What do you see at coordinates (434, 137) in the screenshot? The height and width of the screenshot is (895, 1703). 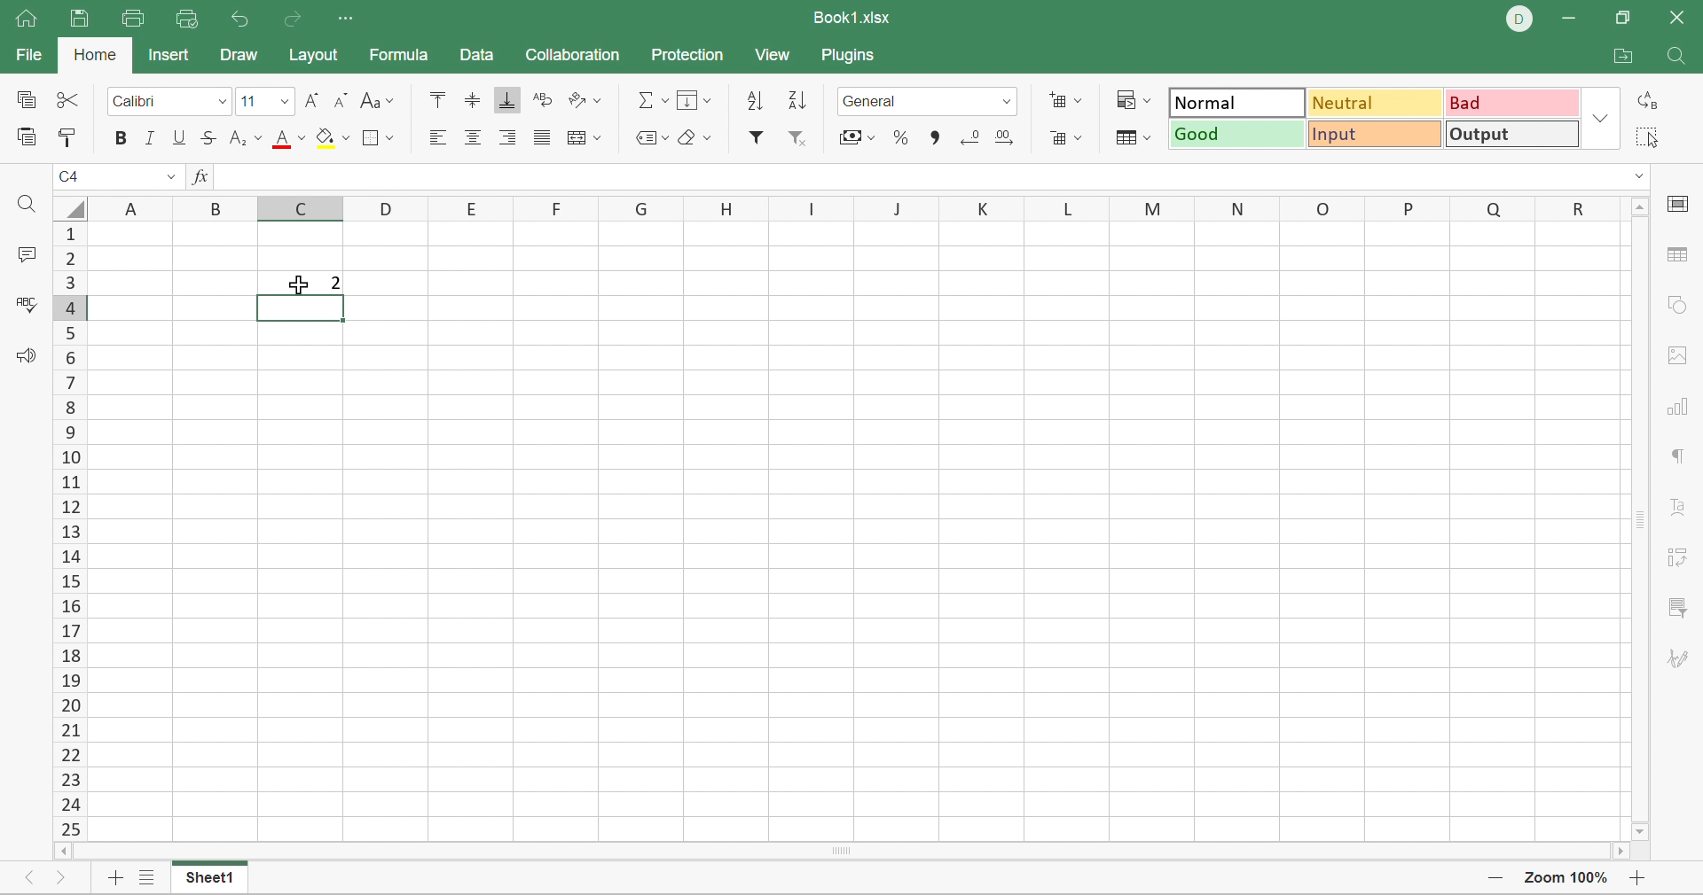 I see `Align Left` at bounding box center [434, 137].